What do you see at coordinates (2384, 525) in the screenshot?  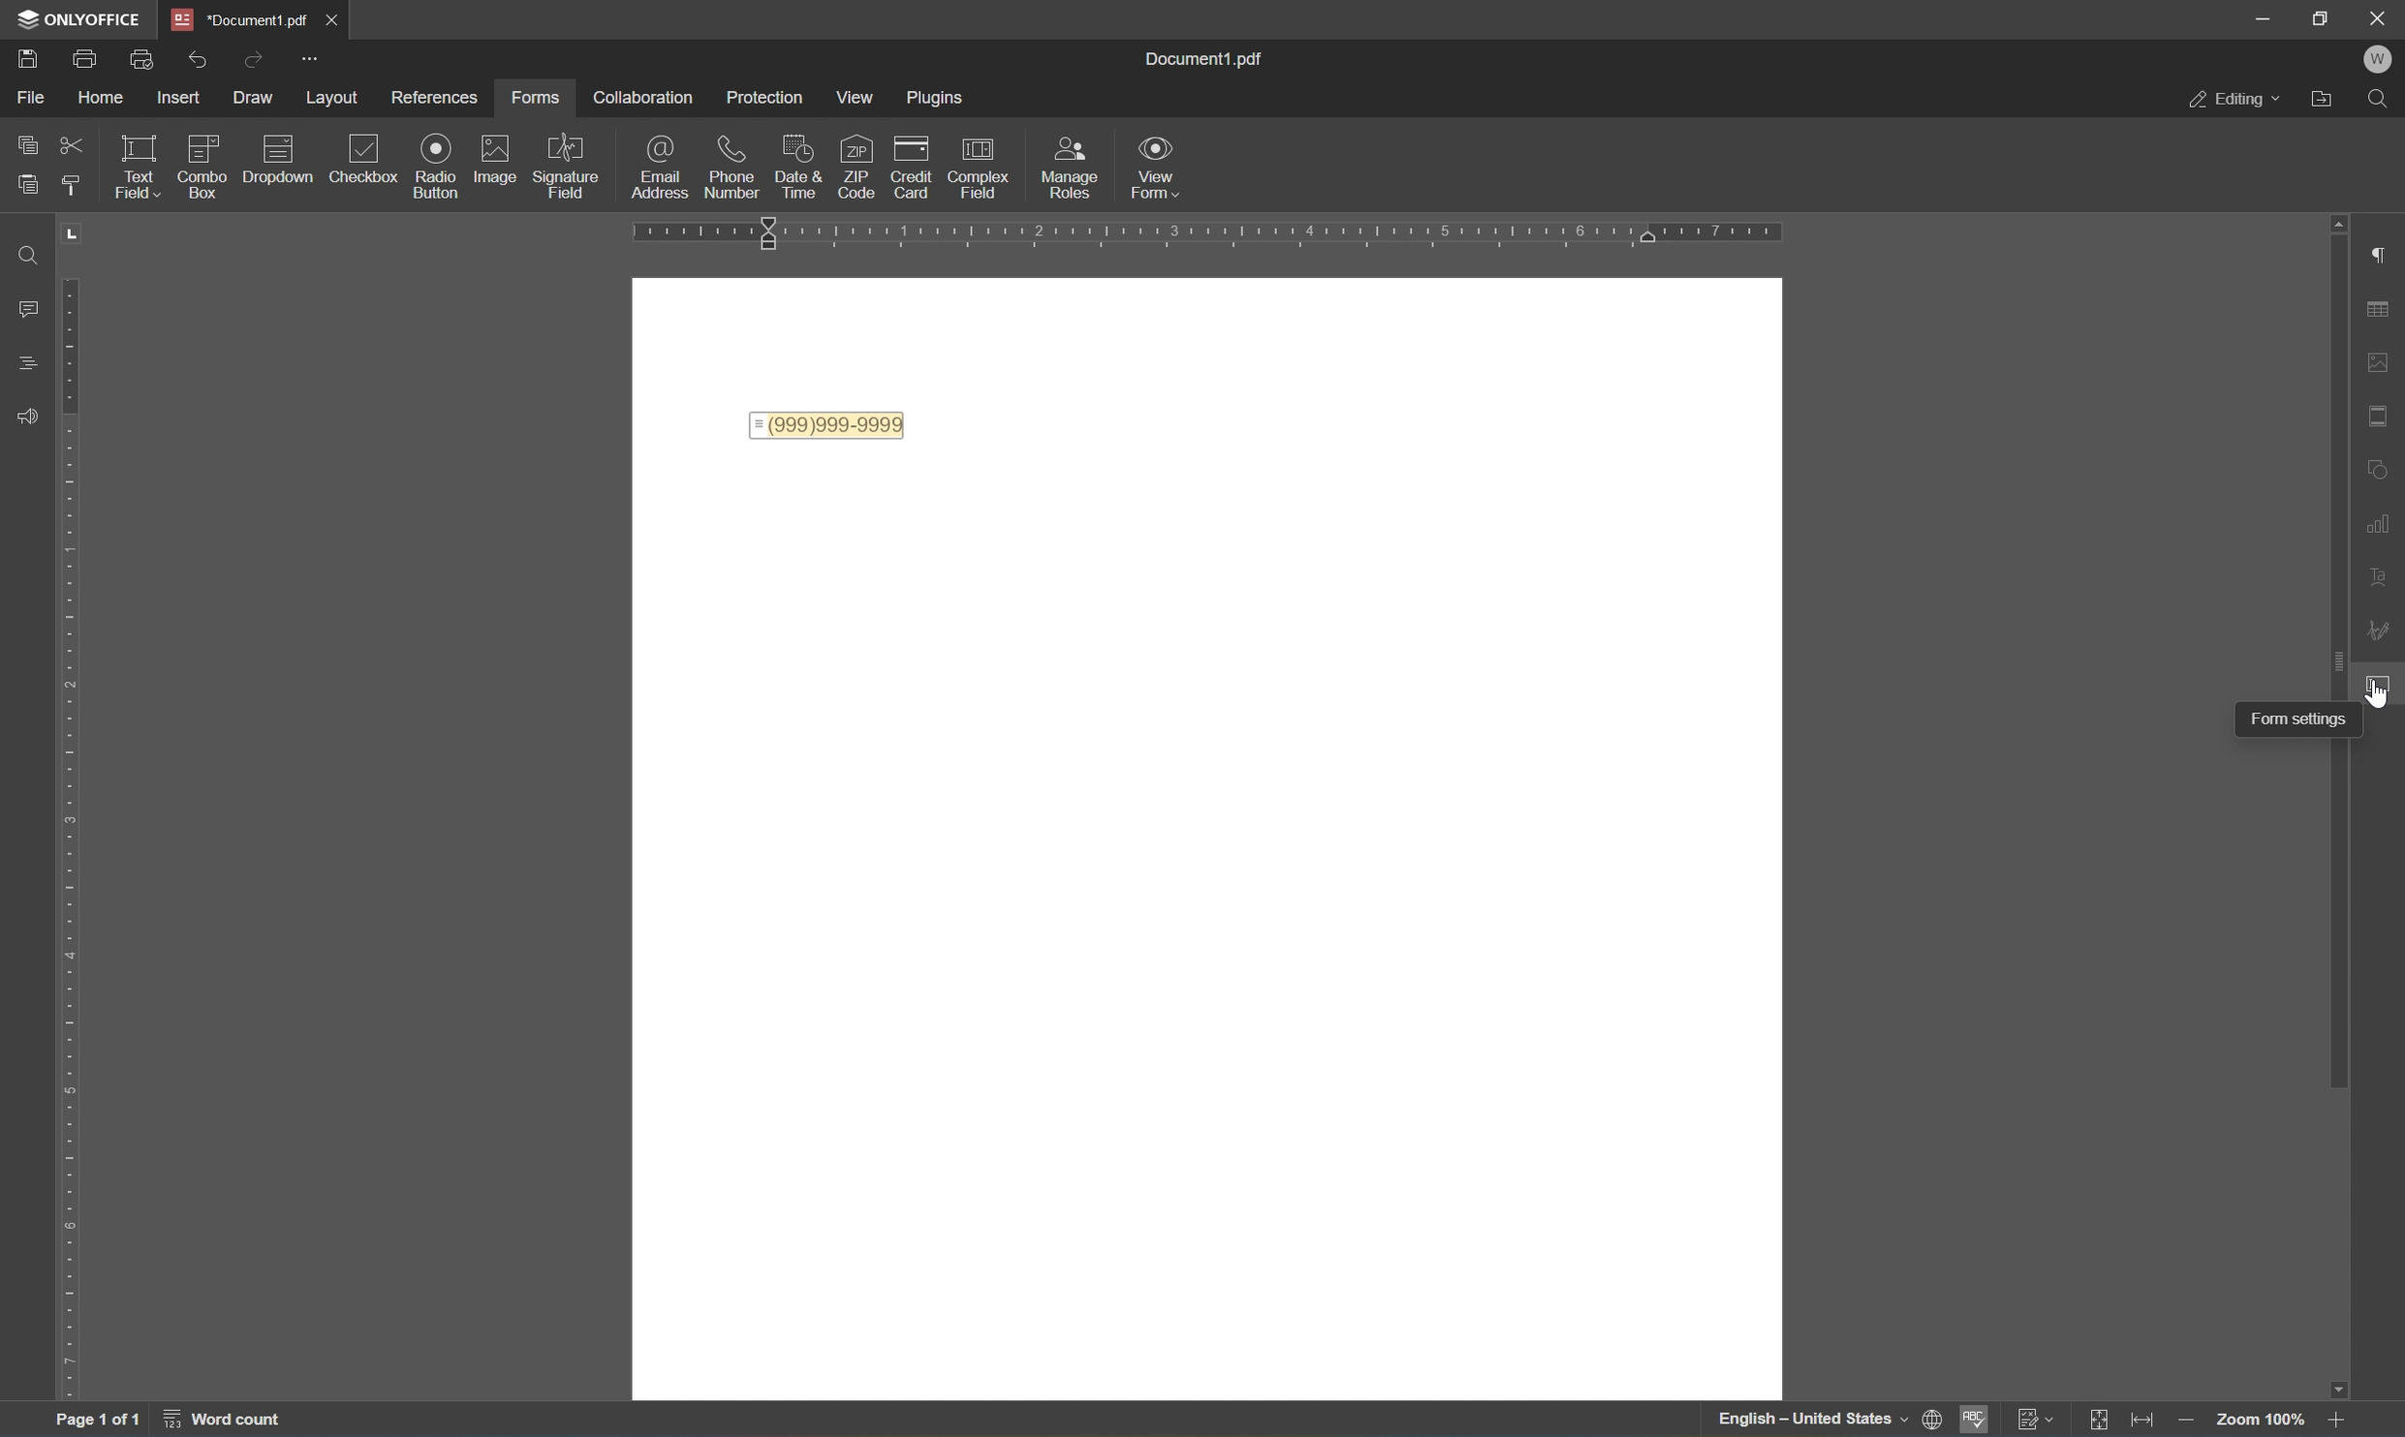 I see `chart settings` at bounding box center [2384, 525].